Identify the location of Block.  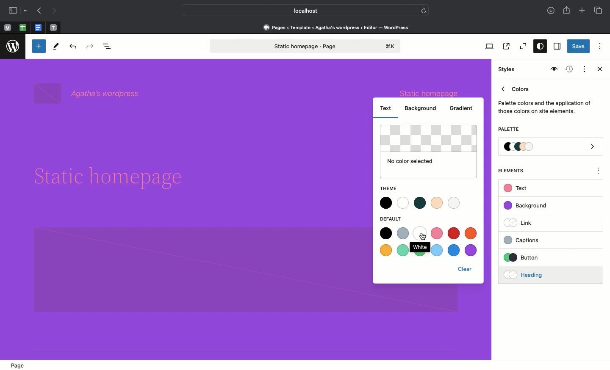
(197, 271).